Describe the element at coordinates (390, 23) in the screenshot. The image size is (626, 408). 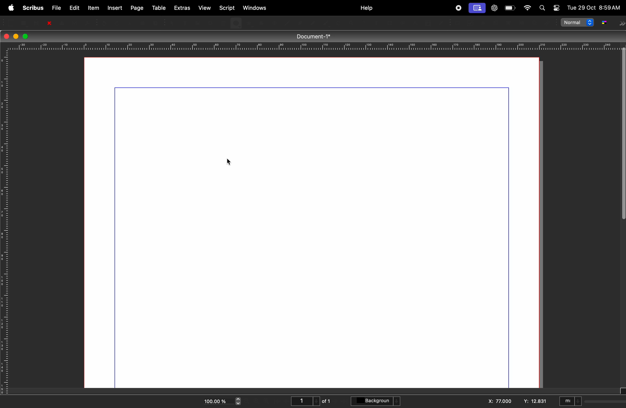
I see `Link text frames` at that location.